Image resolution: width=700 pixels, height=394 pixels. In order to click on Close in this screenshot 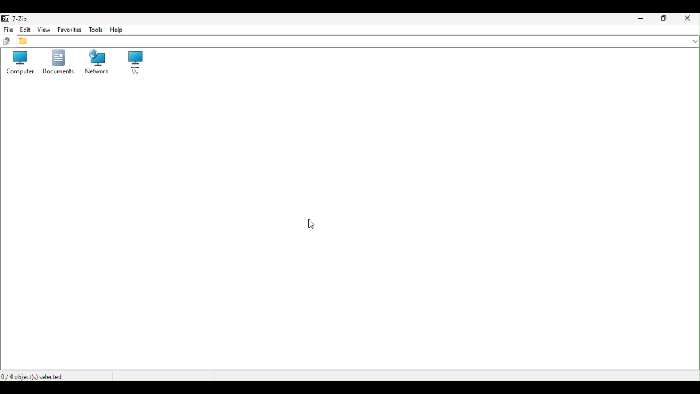, I will do `click(690, 18)`.